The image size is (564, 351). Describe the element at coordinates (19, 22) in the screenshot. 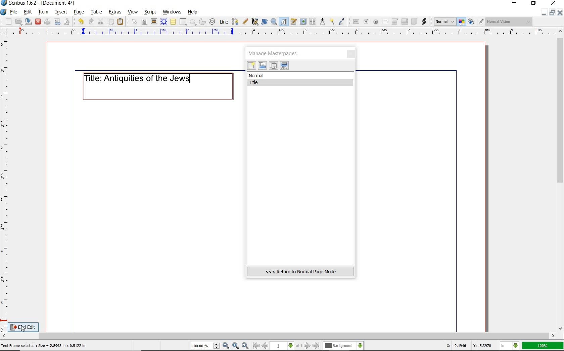

I see `open` at that location.